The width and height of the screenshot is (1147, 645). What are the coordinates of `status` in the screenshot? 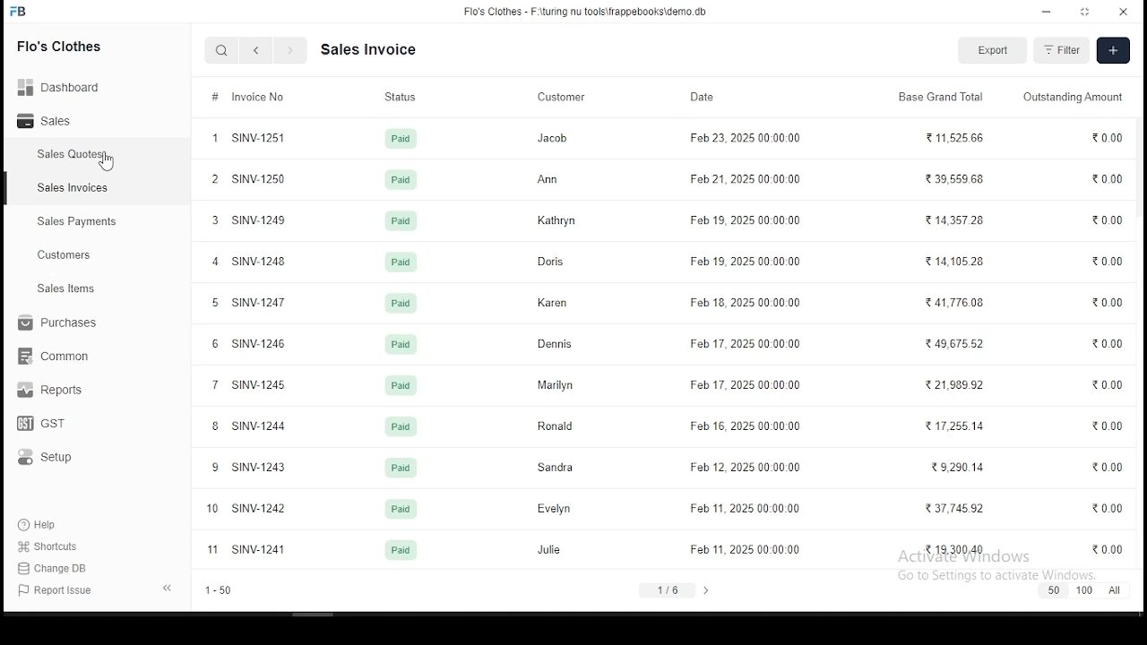 It's located at (407, 99).